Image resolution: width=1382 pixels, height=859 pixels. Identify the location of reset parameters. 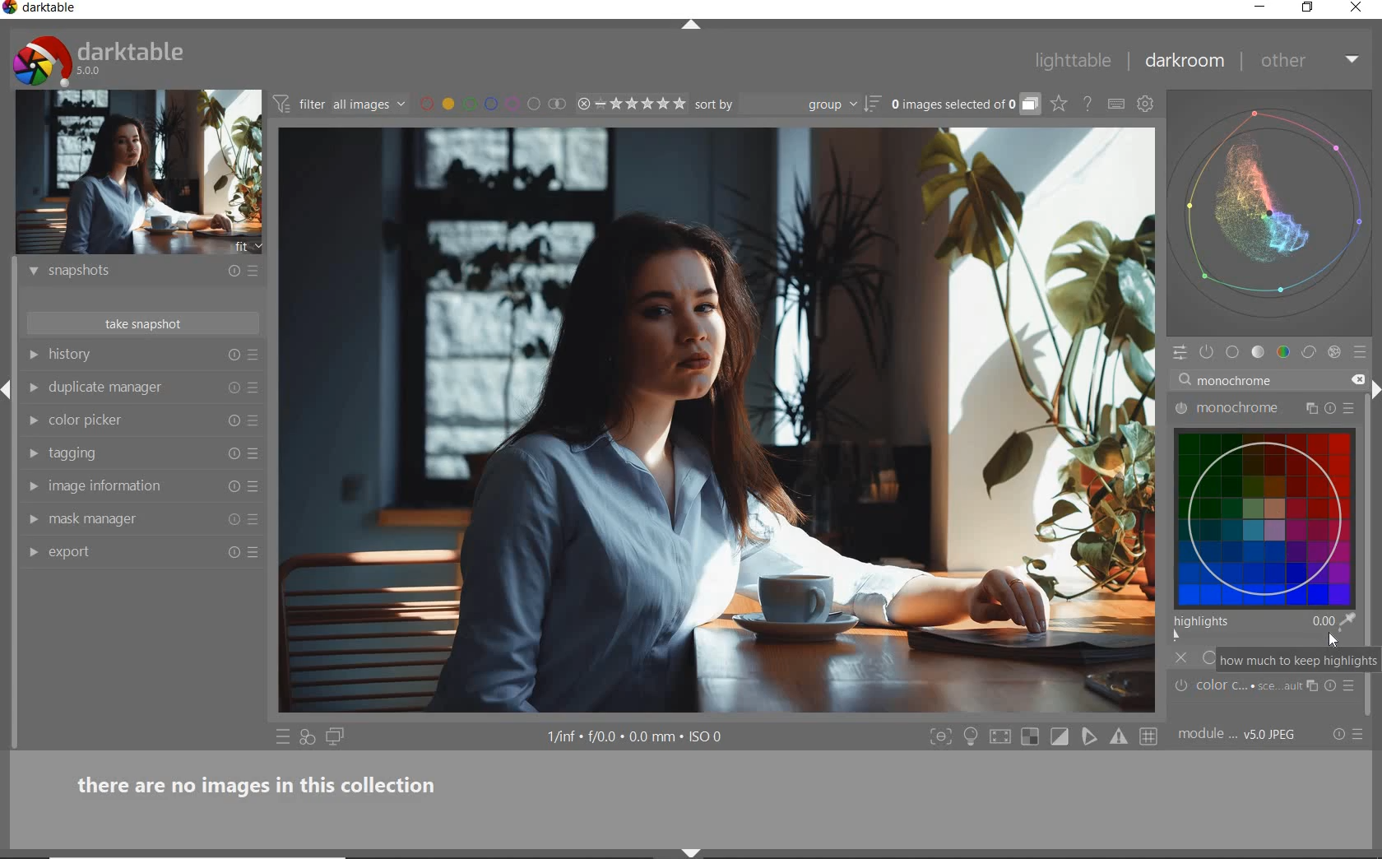
(1329, 685).